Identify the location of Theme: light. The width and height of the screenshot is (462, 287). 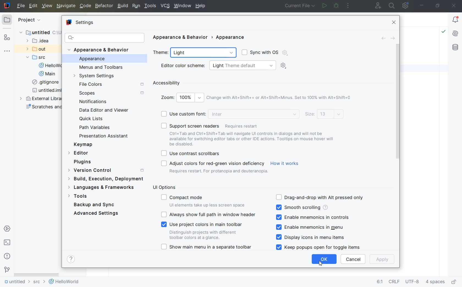
(196, 53).